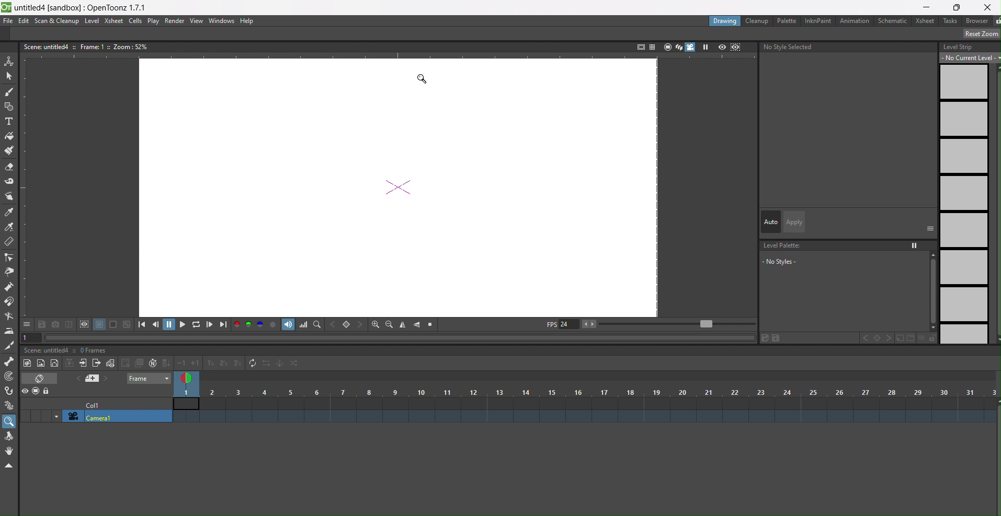  I want to click on hide toolbar, so click(11, 466).